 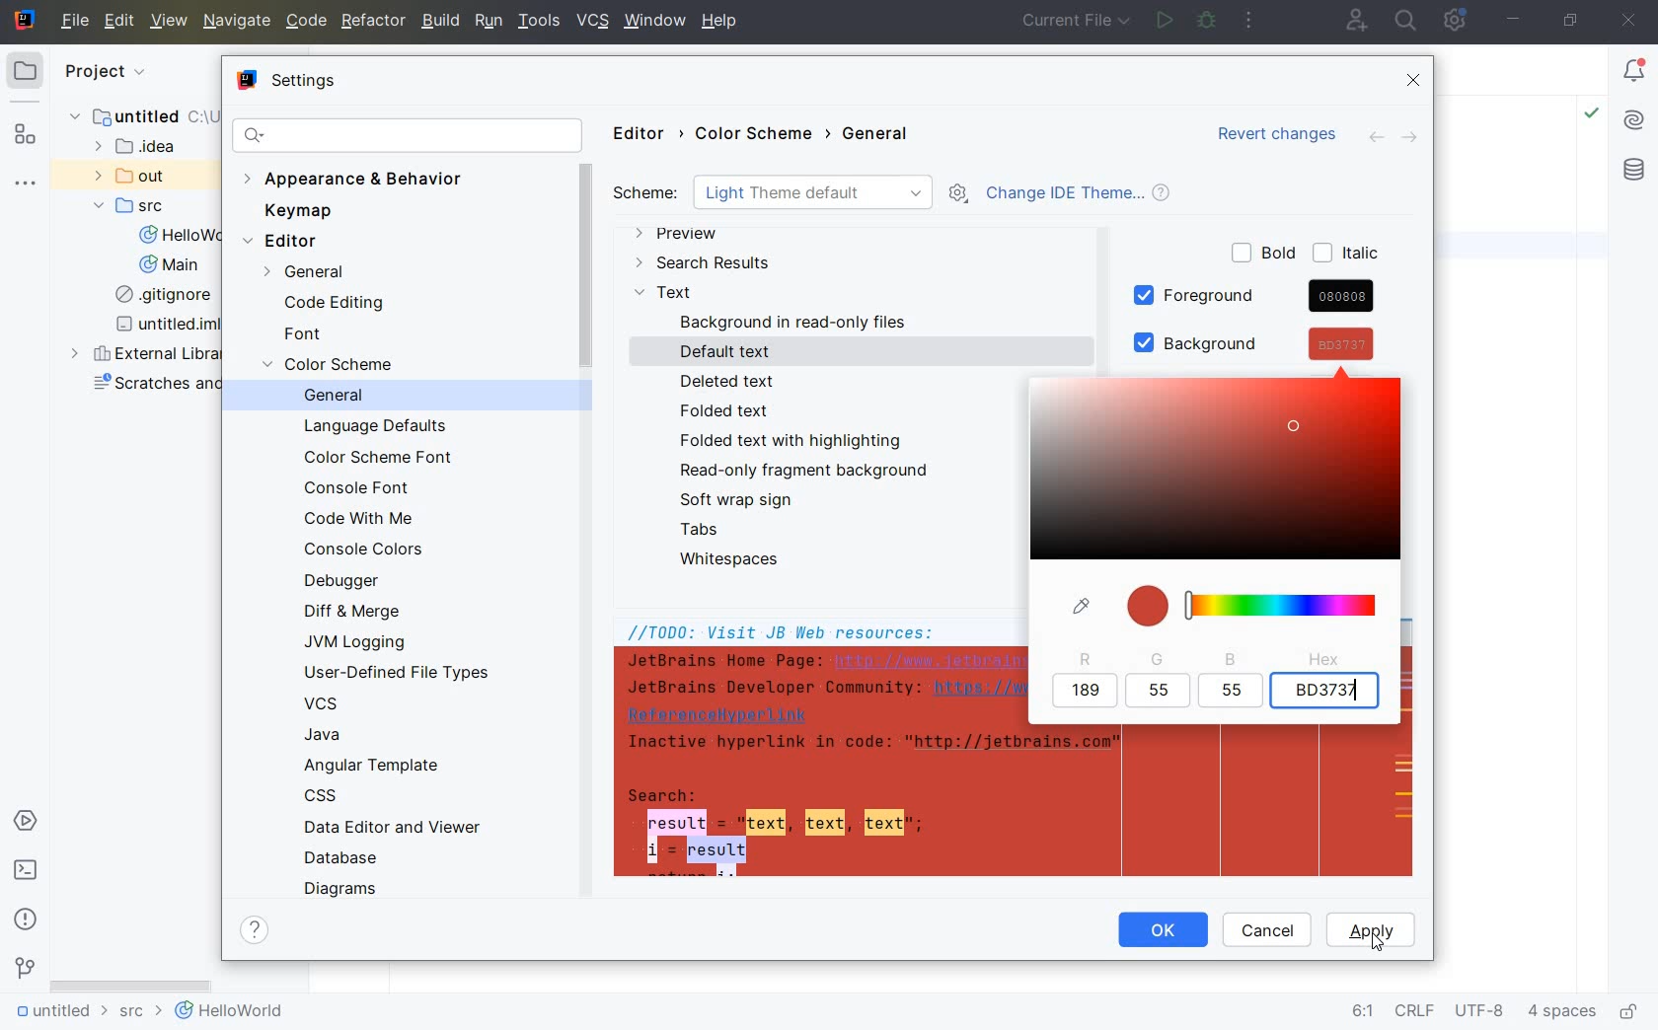 I want to click on file, so click(x=75, y=22).